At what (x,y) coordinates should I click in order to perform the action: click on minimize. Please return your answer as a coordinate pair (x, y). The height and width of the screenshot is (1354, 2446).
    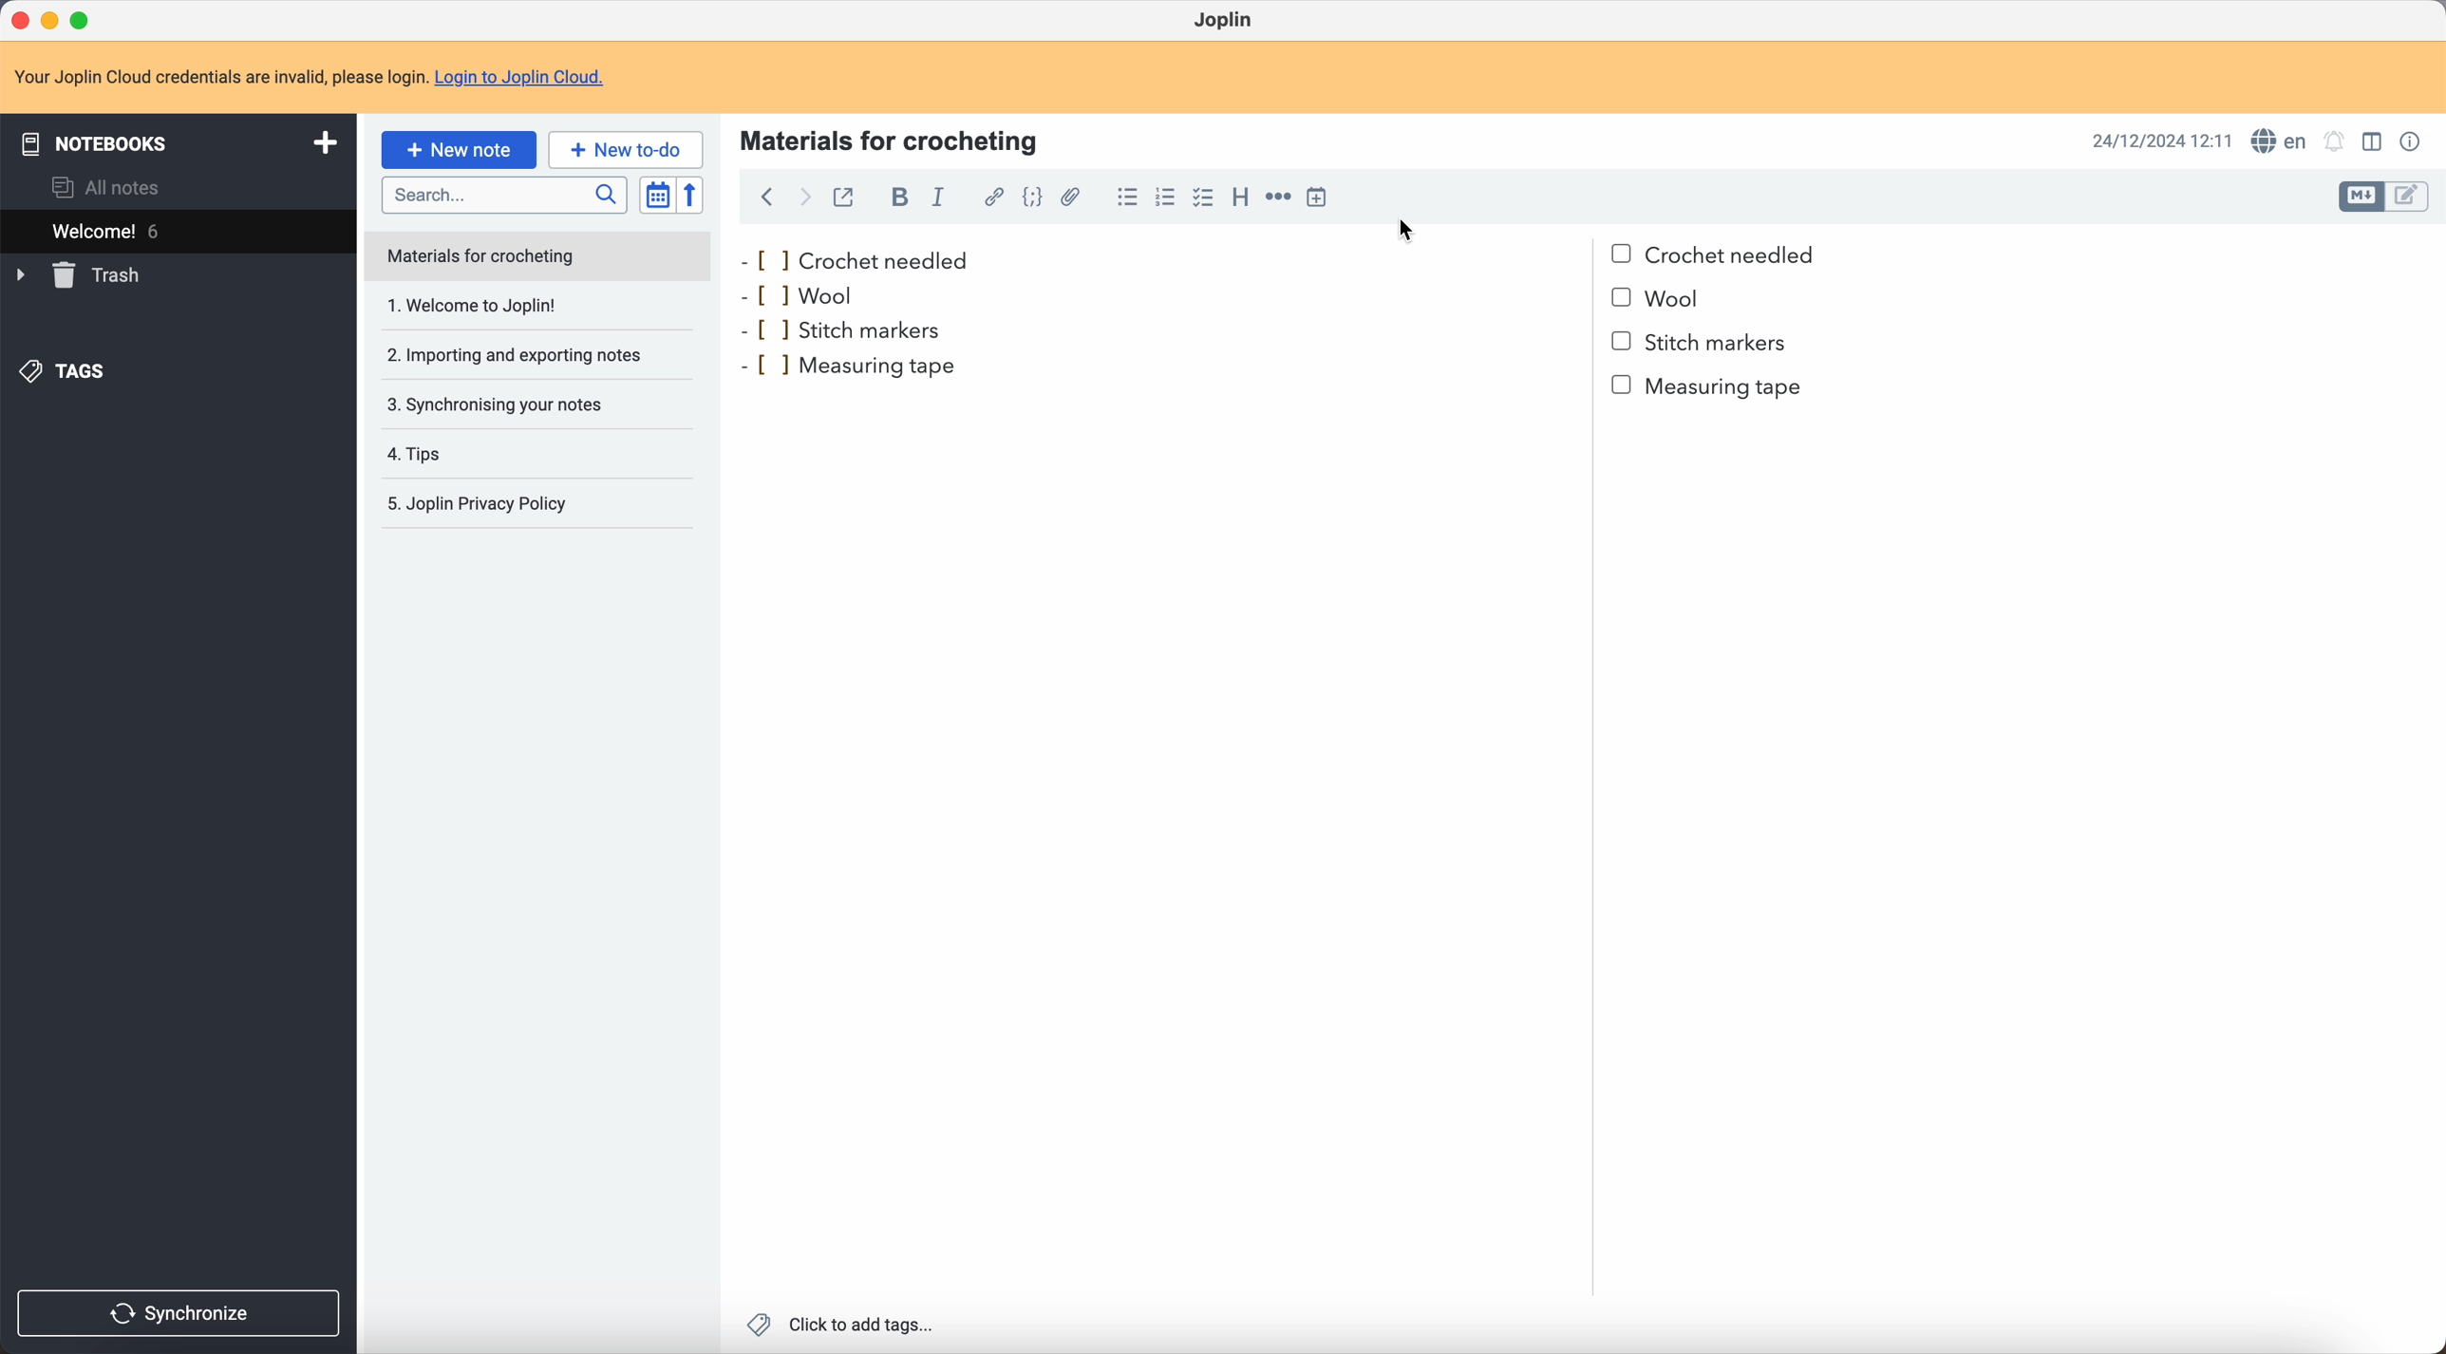
    Looking at the image, I should click on (54, 21).